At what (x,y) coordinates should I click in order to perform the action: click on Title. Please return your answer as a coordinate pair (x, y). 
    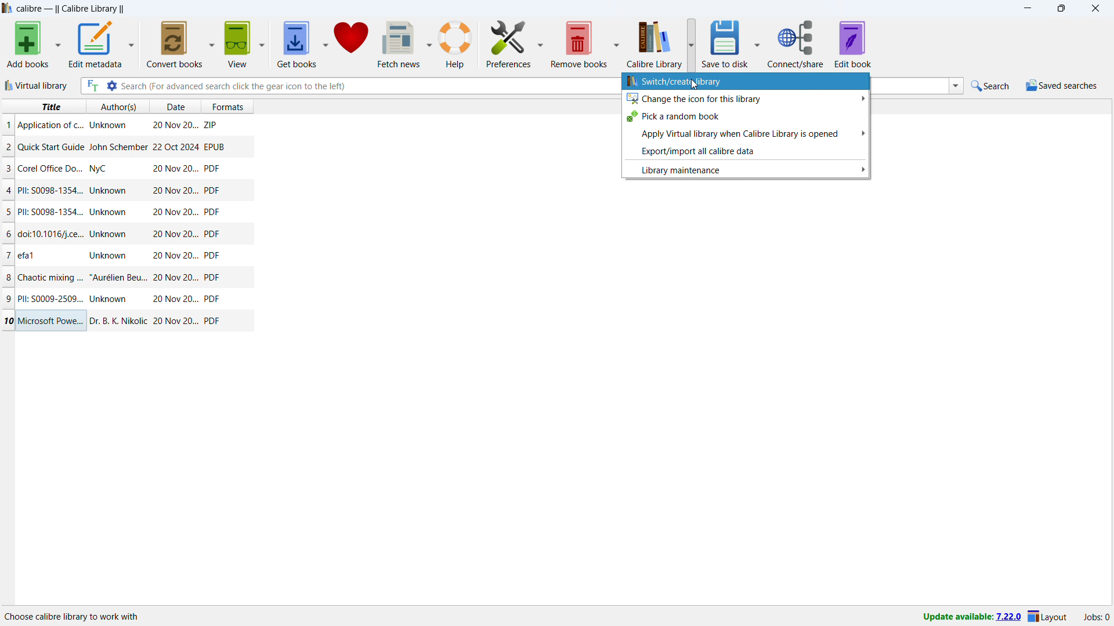
    Looking at the image, I should click on (50, 276).